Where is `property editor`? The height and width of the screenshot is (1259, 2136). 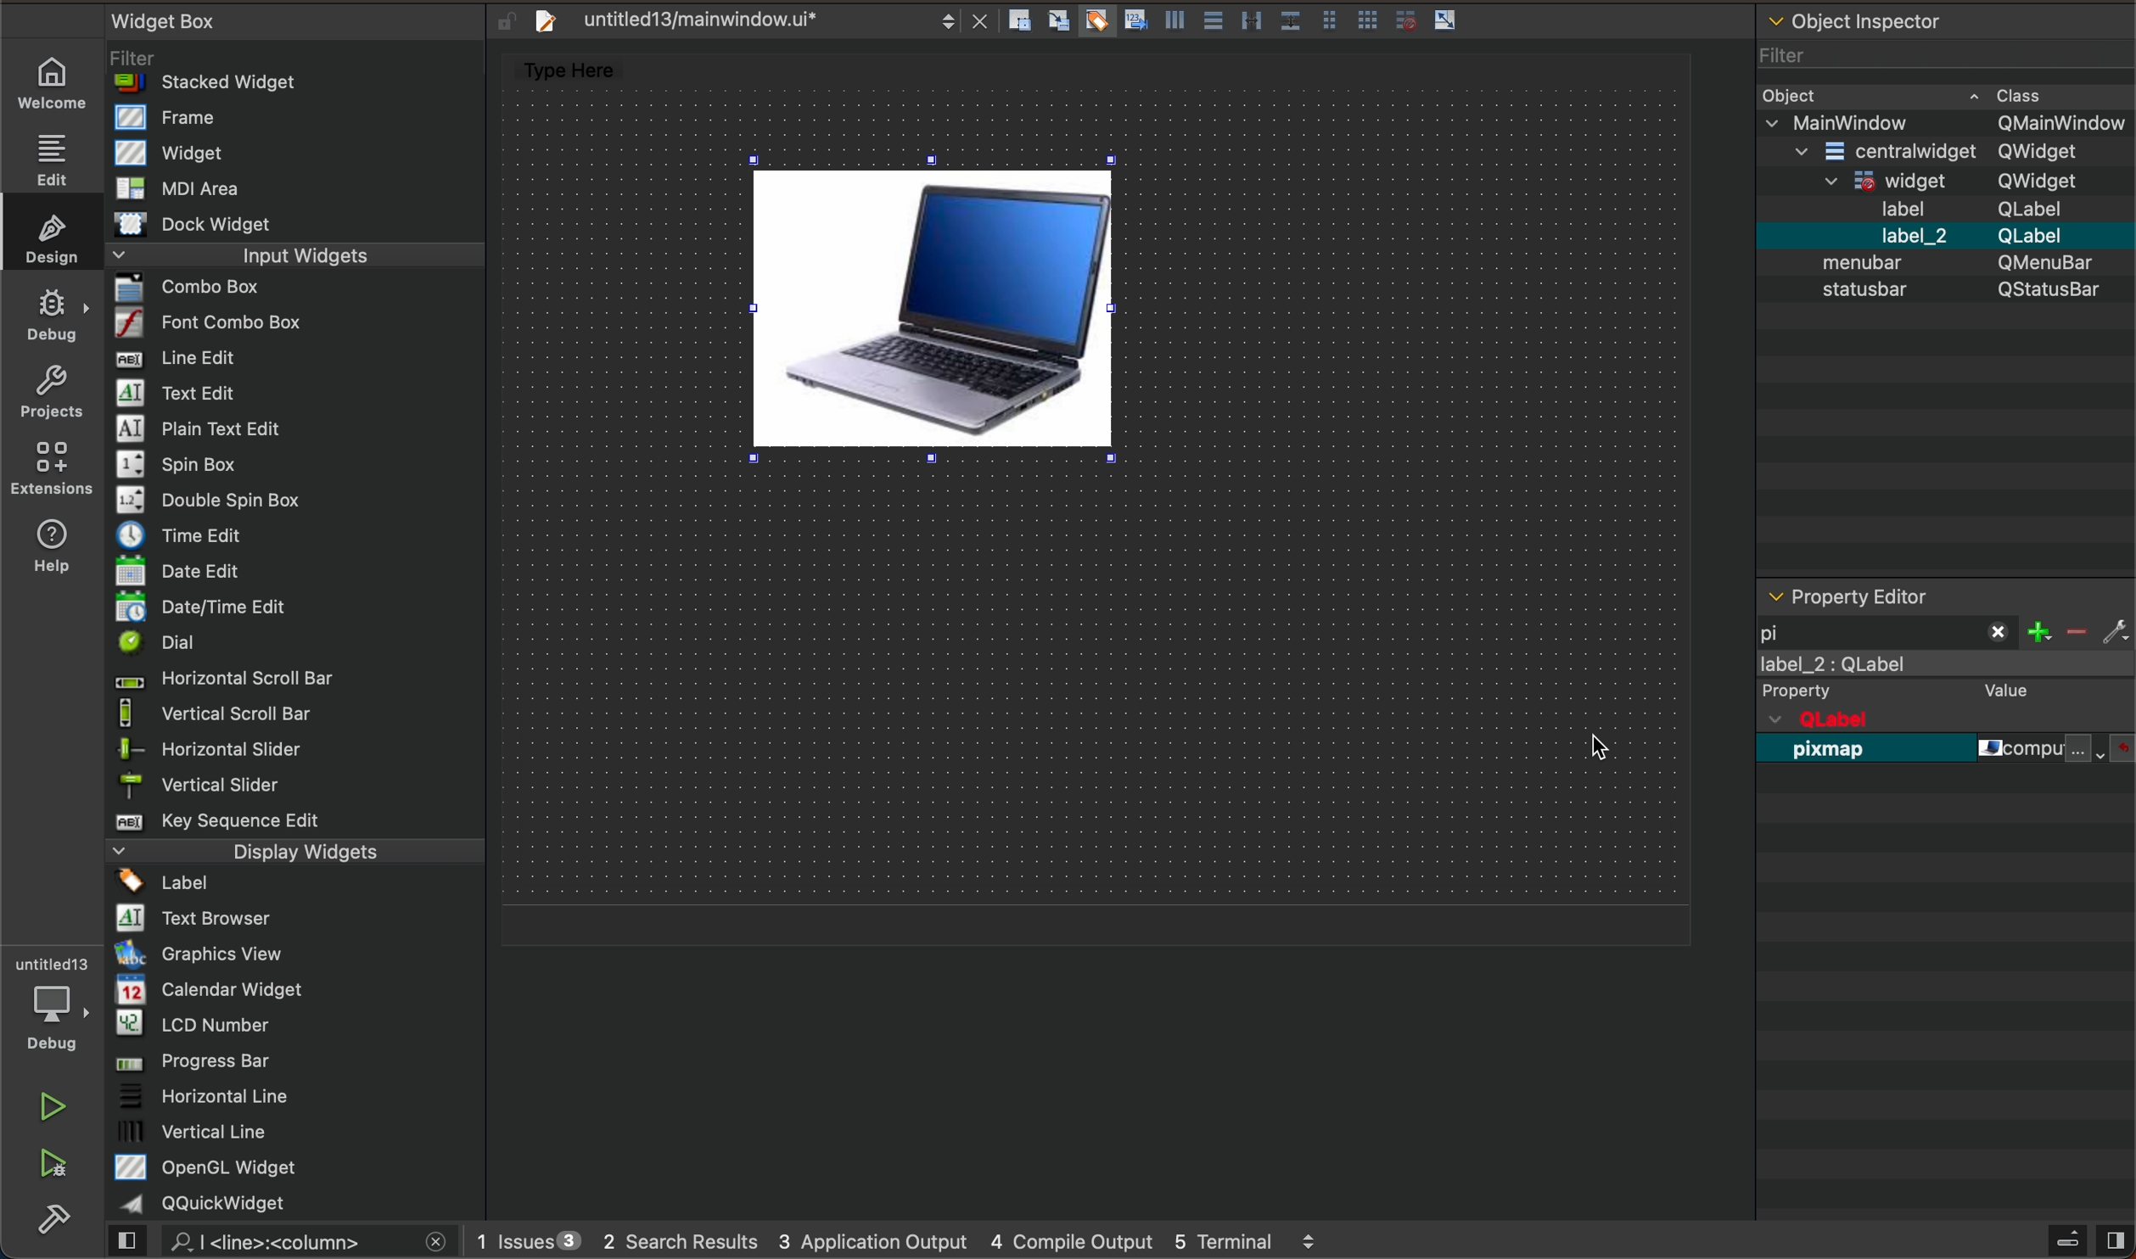 property editor is located at coordinates (1913, 596).